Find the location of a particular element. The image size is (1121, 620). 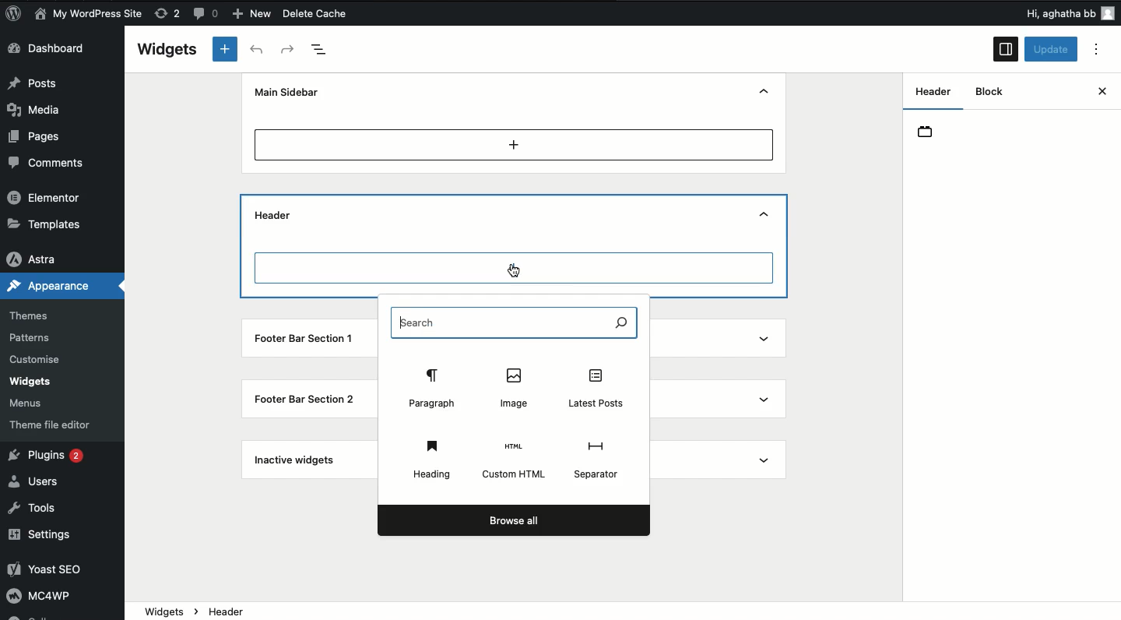

Settings is located at coordinates (48, 534).